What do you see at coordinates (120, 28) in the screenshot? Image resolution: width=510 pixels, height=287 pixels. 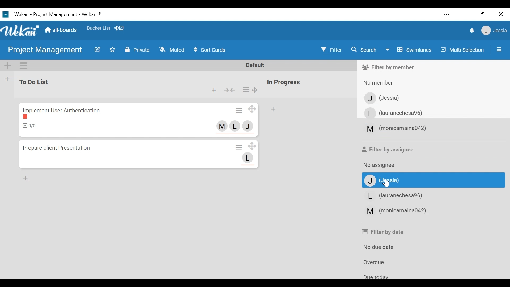 I see `Show Desktop drag handles` at bounding box center [120, 28].